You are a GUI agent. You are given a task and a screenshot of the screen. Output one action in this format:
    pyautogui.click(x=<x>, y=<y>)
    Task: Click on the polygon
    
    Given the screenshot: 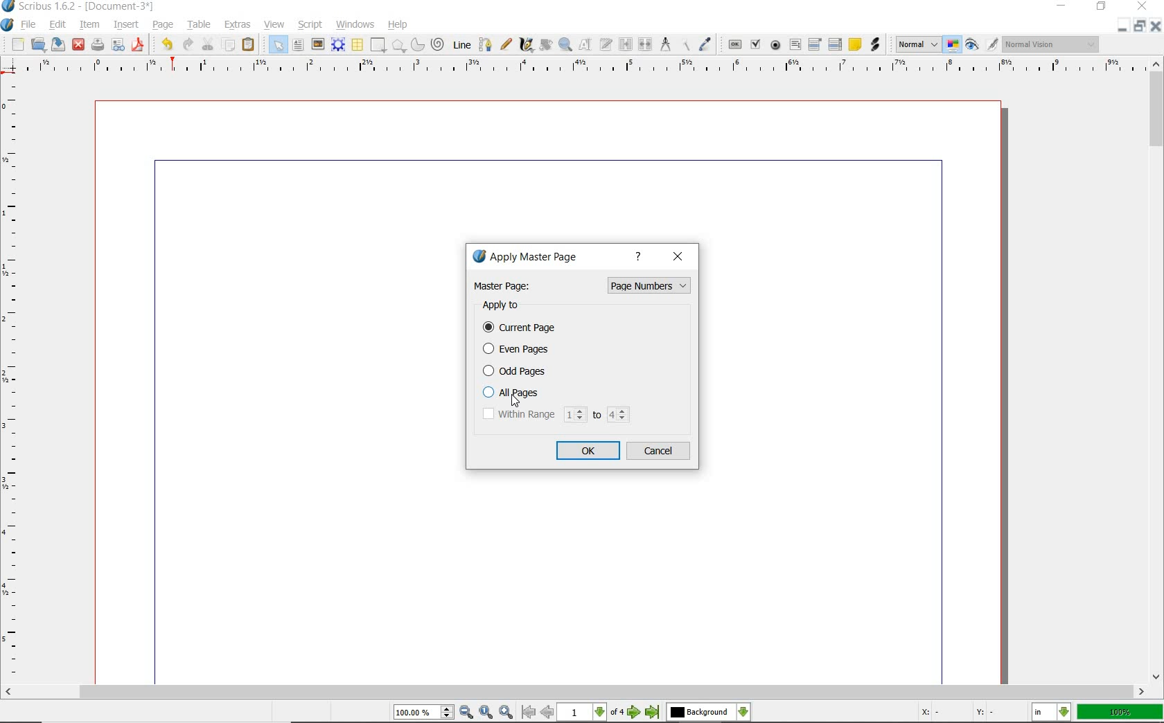 What is the action you would take?
    pyautogui.click(x=398, y=46)
    